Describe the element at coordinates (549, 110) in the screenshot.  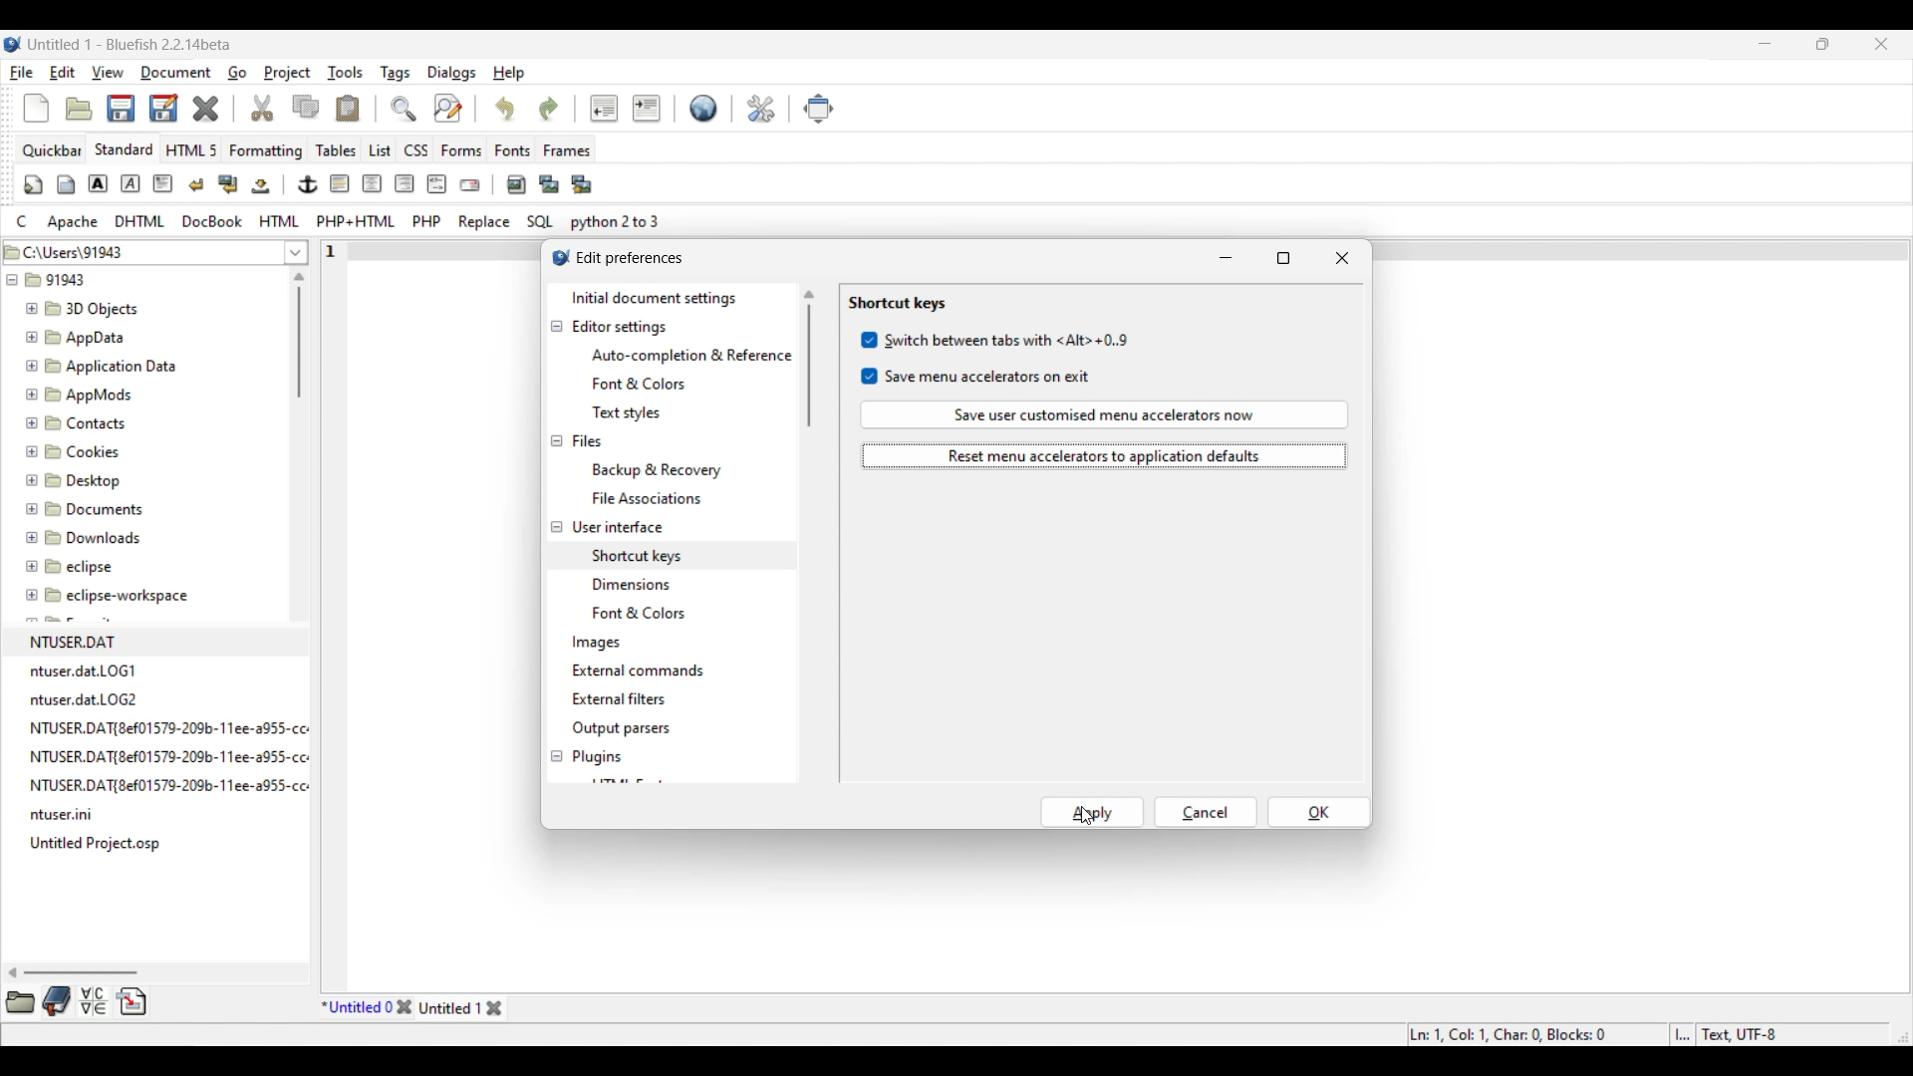
I see `Redo` at that location.